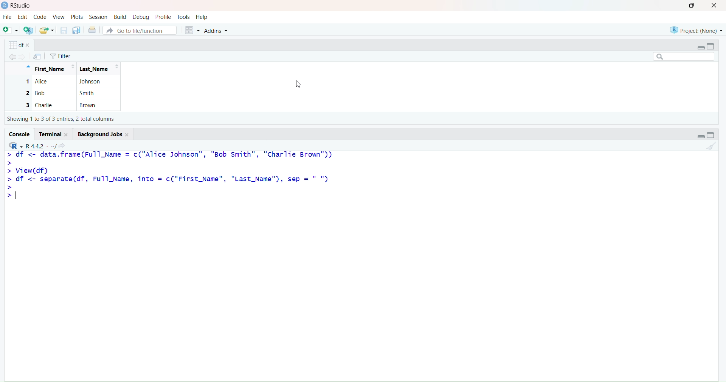 The image size is (726, 382). I want to click on Workspace panes, so click(192, 30).